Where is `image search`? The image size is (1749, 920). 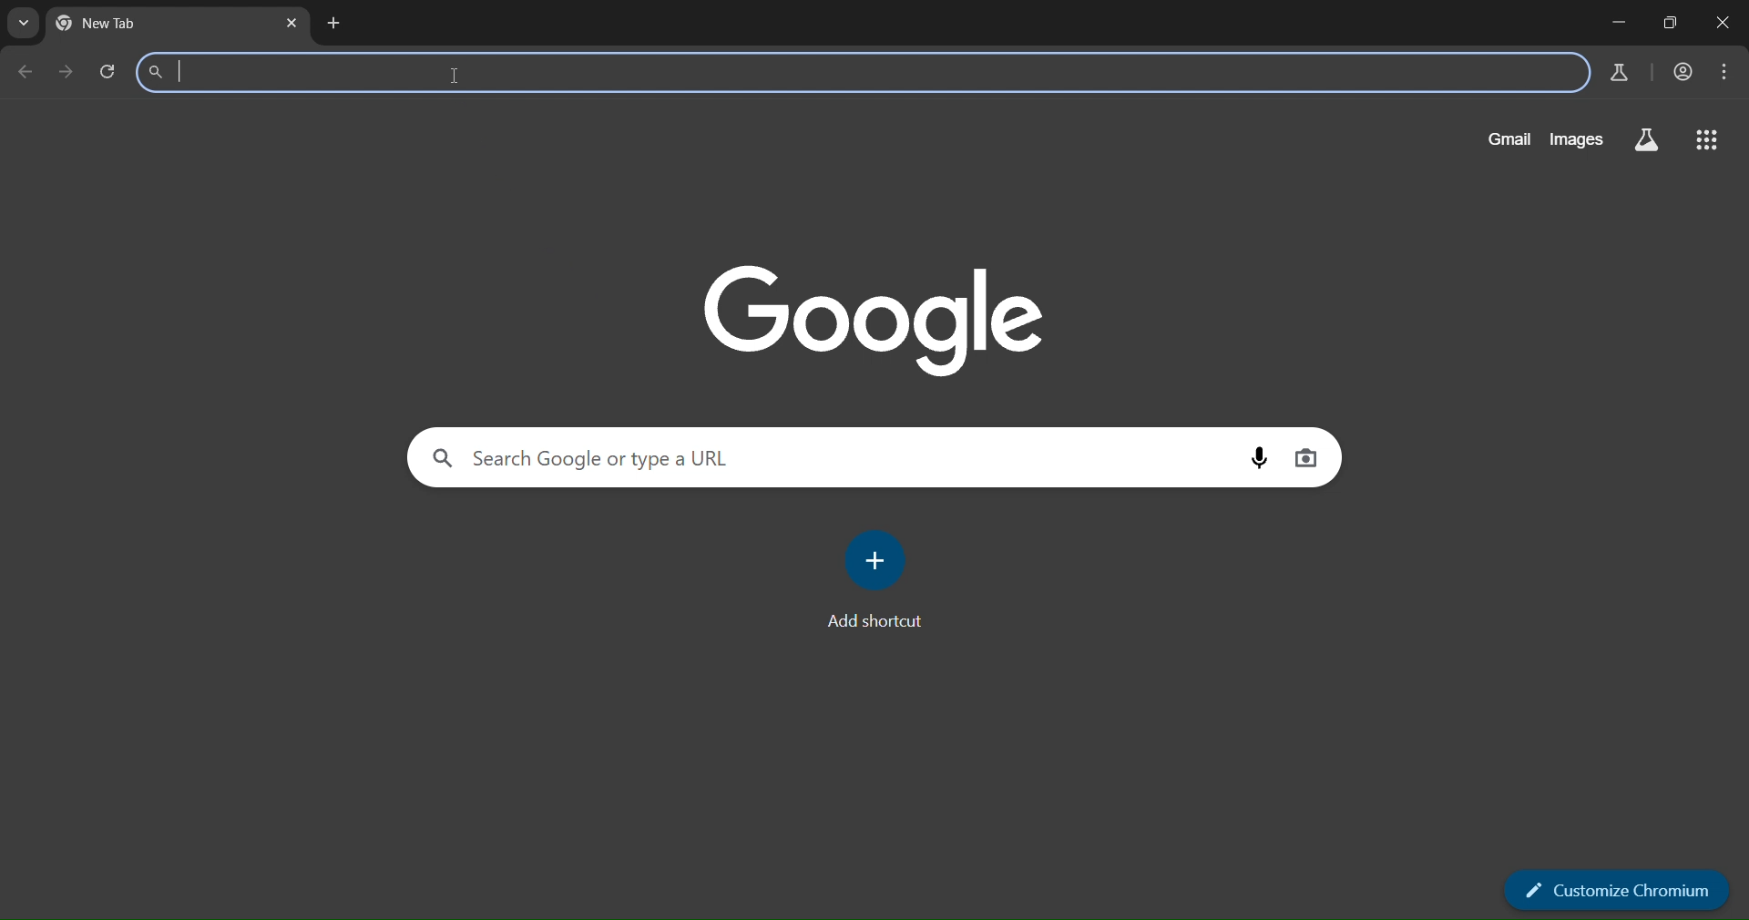
image search is located at coordinates (1309, 459).